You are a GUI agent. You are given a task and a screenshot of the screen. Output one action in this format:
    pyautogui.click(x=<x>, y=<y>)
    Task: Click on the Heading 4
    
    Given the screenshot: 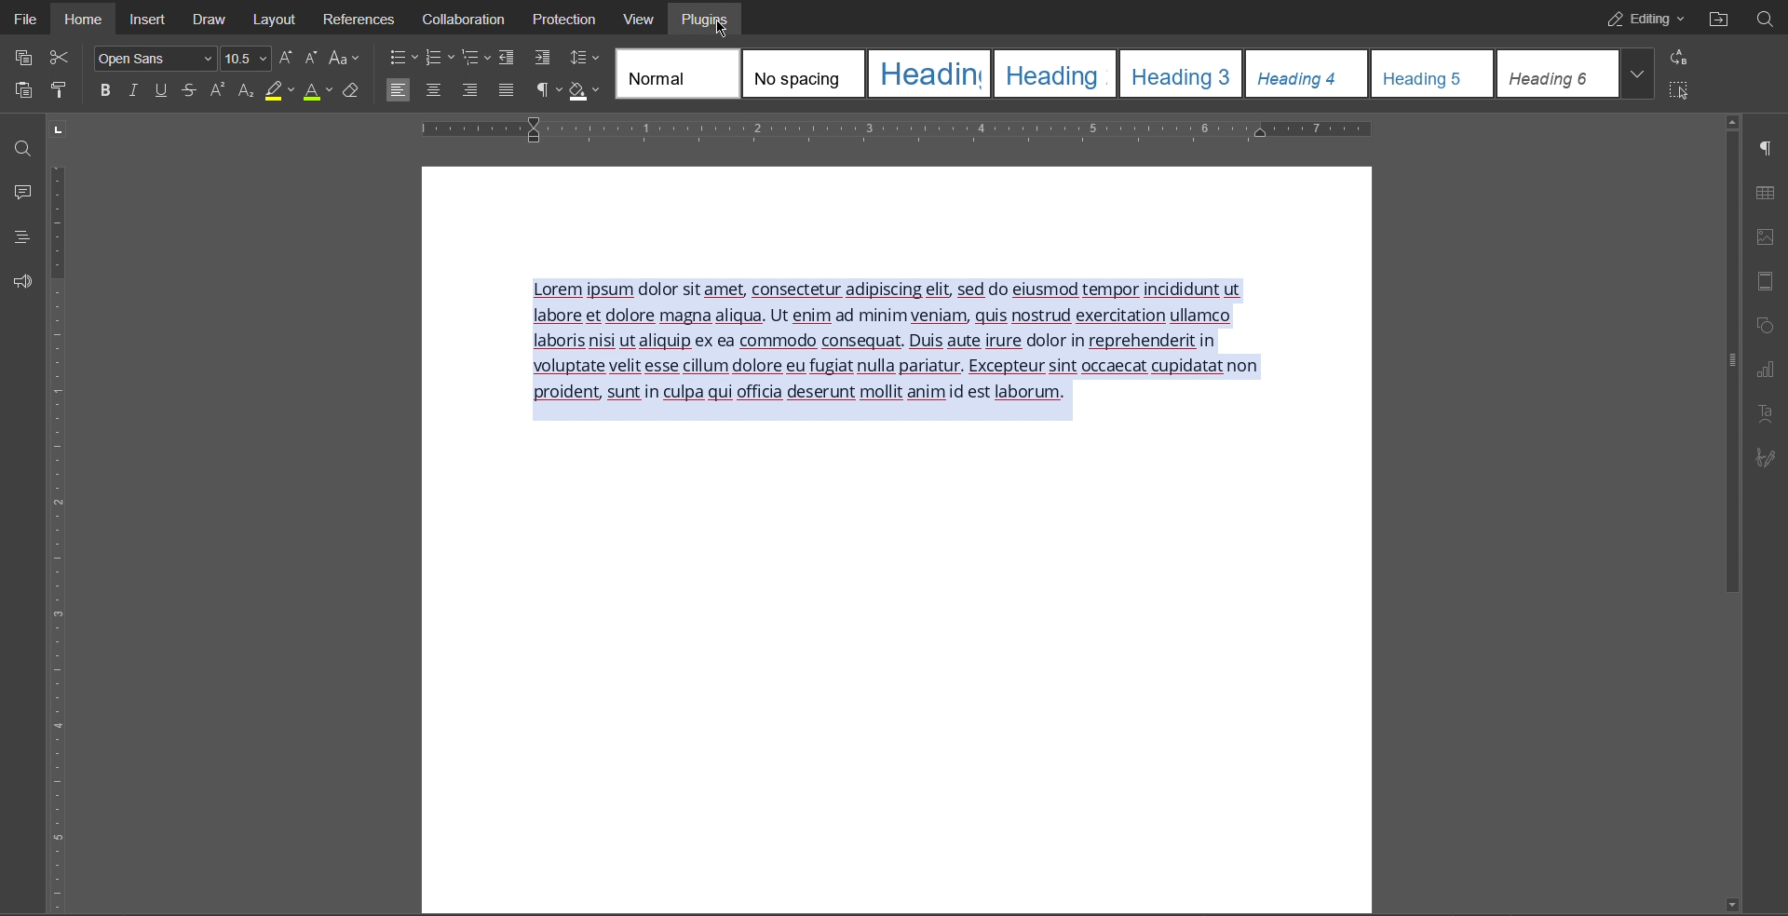 What is the action you would take?
    pyautogui.click(x=1304, y=74)
    